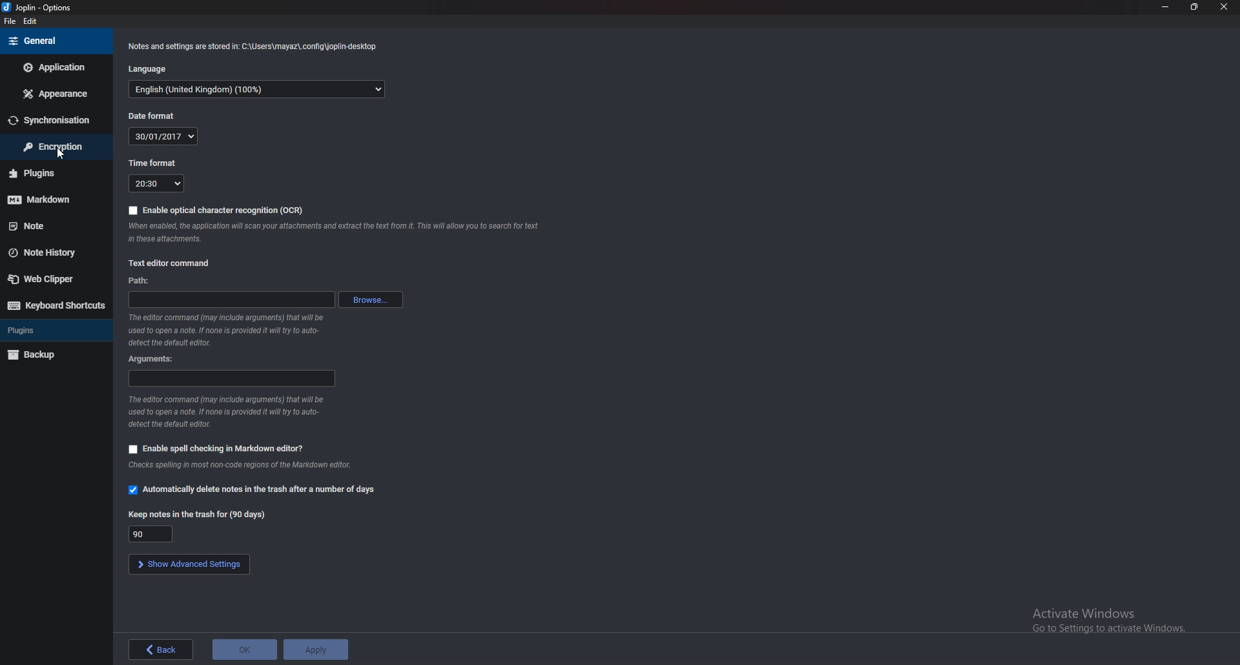  I want to click on language, so click(149, 69).